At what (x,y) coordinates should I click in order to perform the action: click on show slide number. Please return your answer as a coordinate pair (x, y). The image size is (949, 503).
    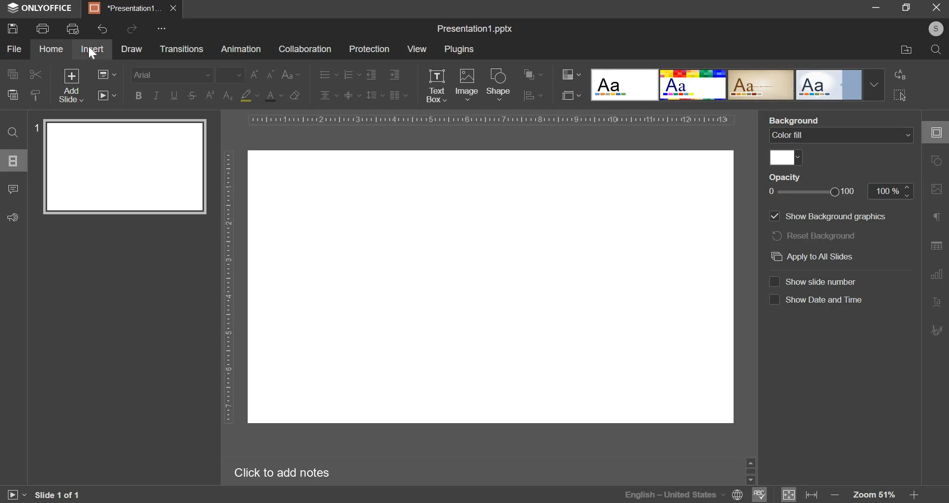
    Looking at the image, I should click on (821, 281).